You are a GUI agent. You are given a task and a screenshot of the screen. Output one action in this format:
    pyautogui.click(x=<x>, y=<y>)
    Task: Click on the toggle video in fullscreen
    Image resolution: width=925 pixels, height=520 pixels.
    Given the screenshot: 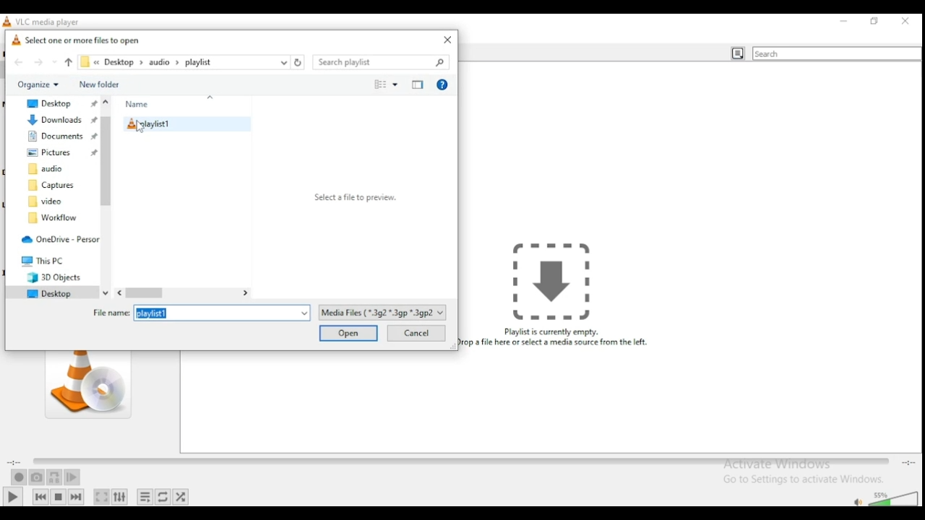 What is the action you would take?
    pyautogui.click(x=101, y=498)
    